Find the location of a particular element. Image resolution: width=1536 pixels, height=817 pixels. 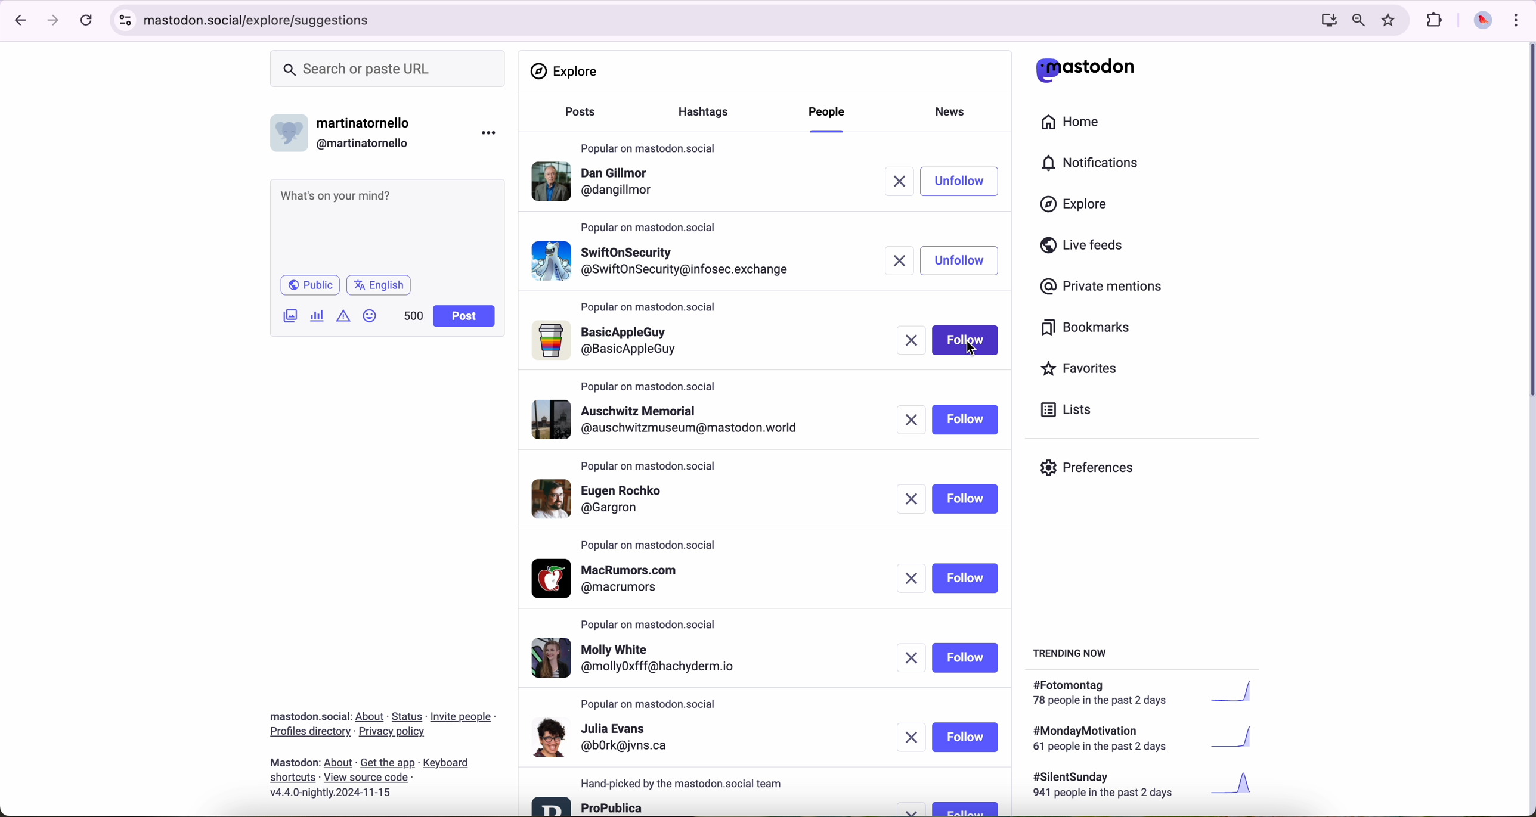

remove is located at coordinates (911, 579).